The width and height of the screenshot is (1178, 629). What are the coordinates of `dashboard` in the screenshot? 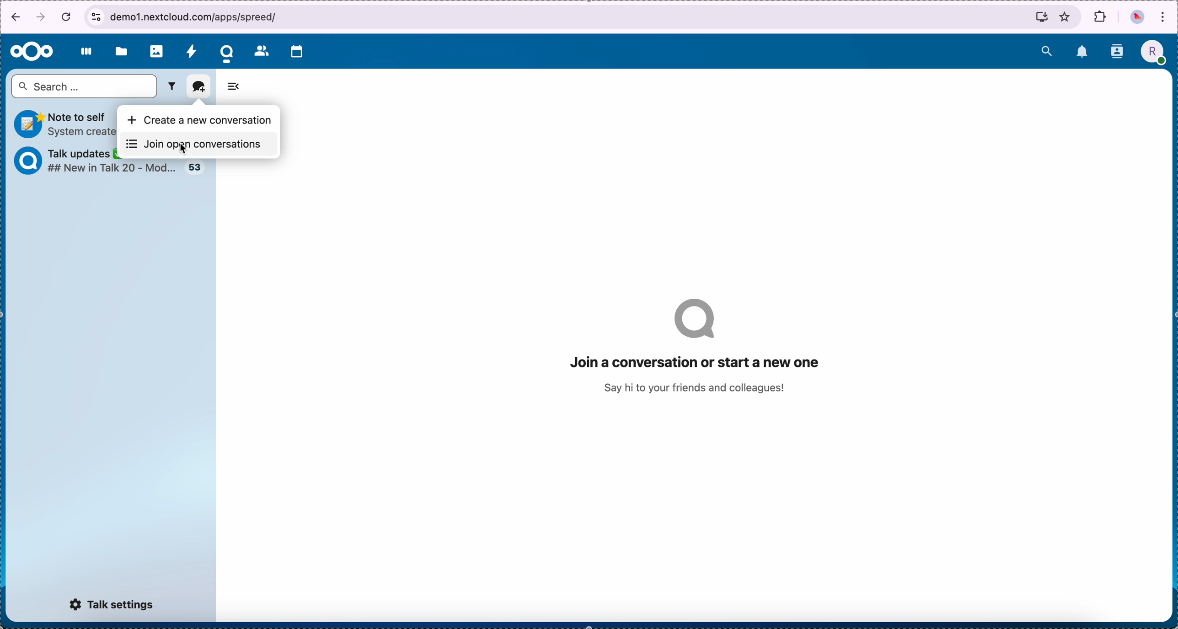 It's located at (86, 52).